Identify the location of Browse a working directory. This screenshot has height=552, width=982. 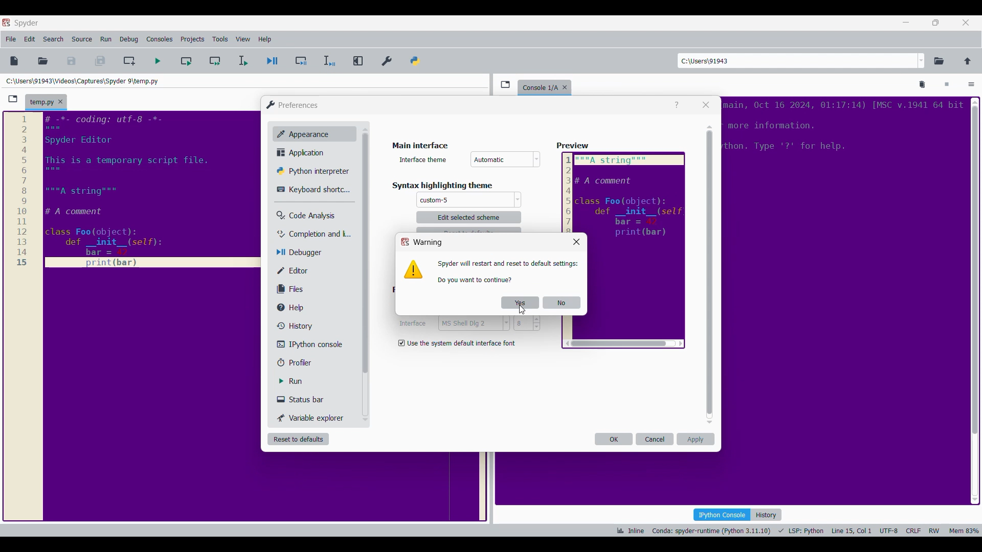
(939, 61).